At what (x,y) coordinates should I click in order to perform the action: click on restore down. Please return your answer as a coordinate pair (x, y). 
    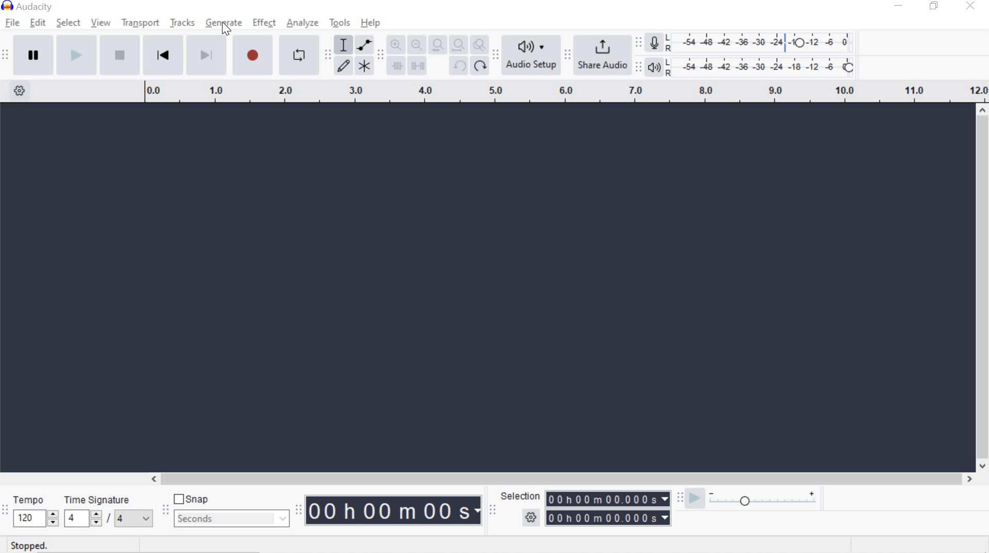
    Looking at the image, I should click on (934, 6).